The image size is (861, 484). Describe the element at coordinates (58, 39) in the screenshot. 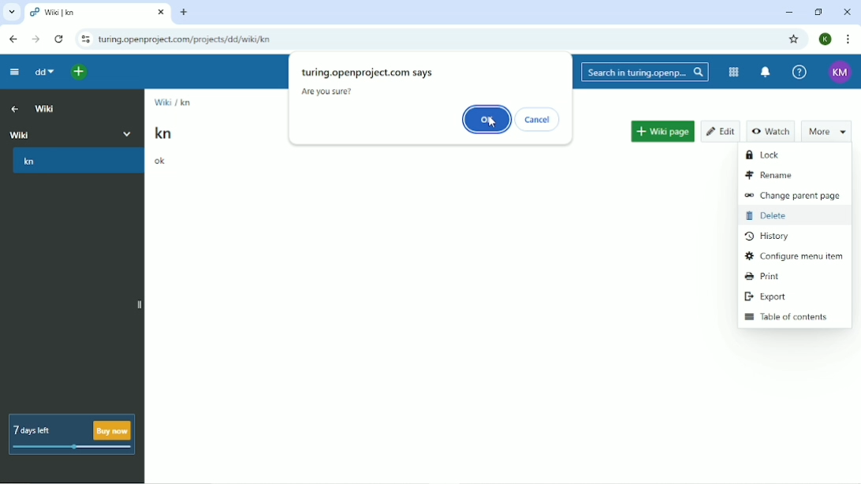

I see `Reload this page` at that location.